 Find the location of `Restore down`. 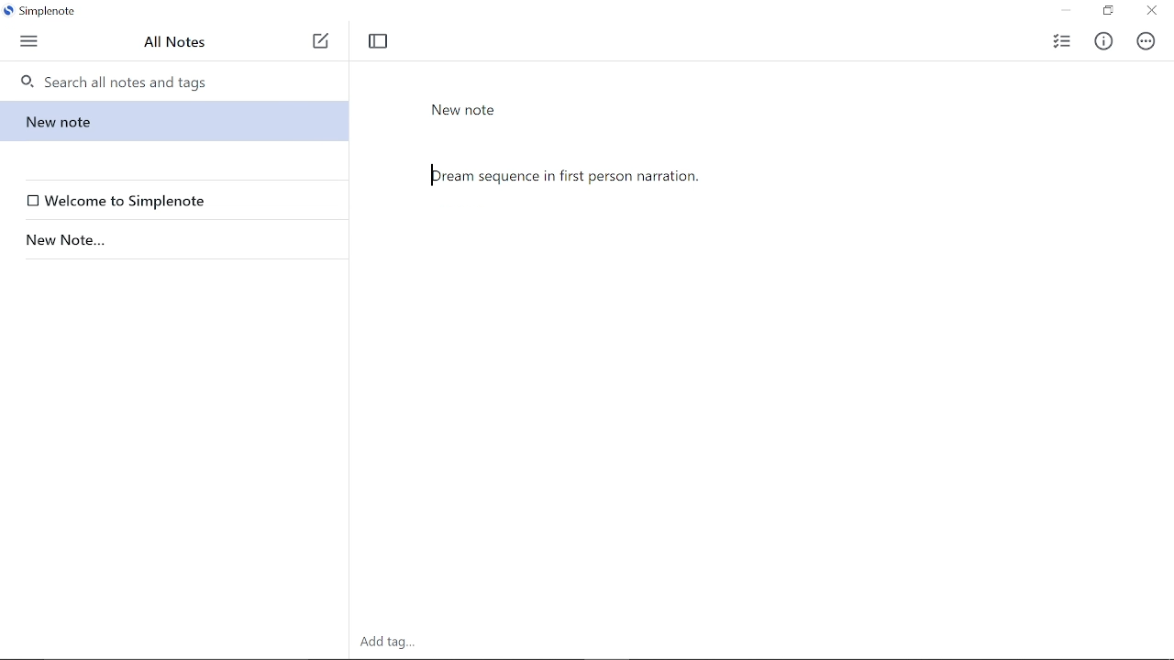

Restore down is located at coordinates (1107, 12).